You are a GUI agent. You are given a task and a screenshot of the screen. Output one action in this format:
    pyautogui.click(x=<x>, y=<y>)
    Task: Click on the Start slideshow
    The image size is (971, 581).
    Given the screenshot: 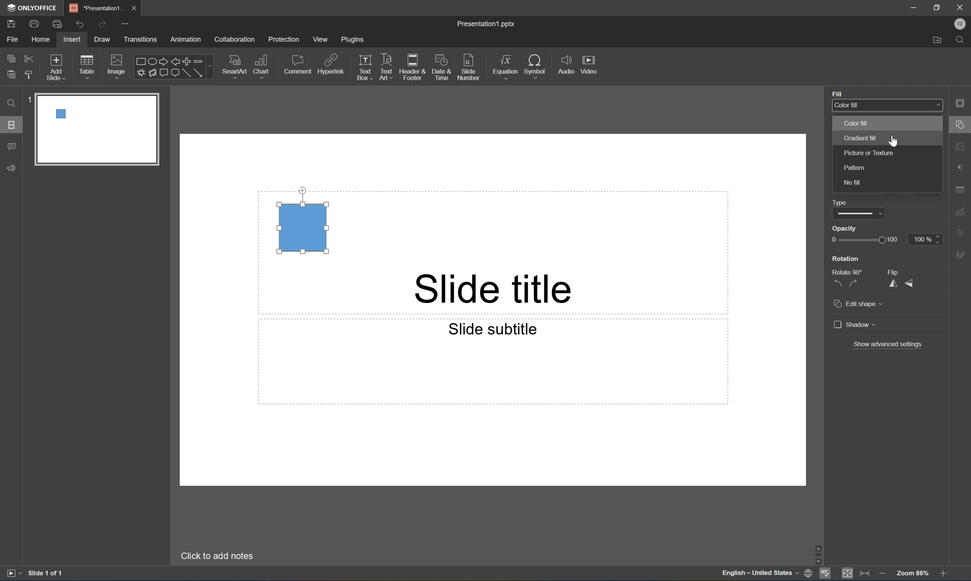 What is the action you would take?
    pyautogui.click(x=13, y=573)
    